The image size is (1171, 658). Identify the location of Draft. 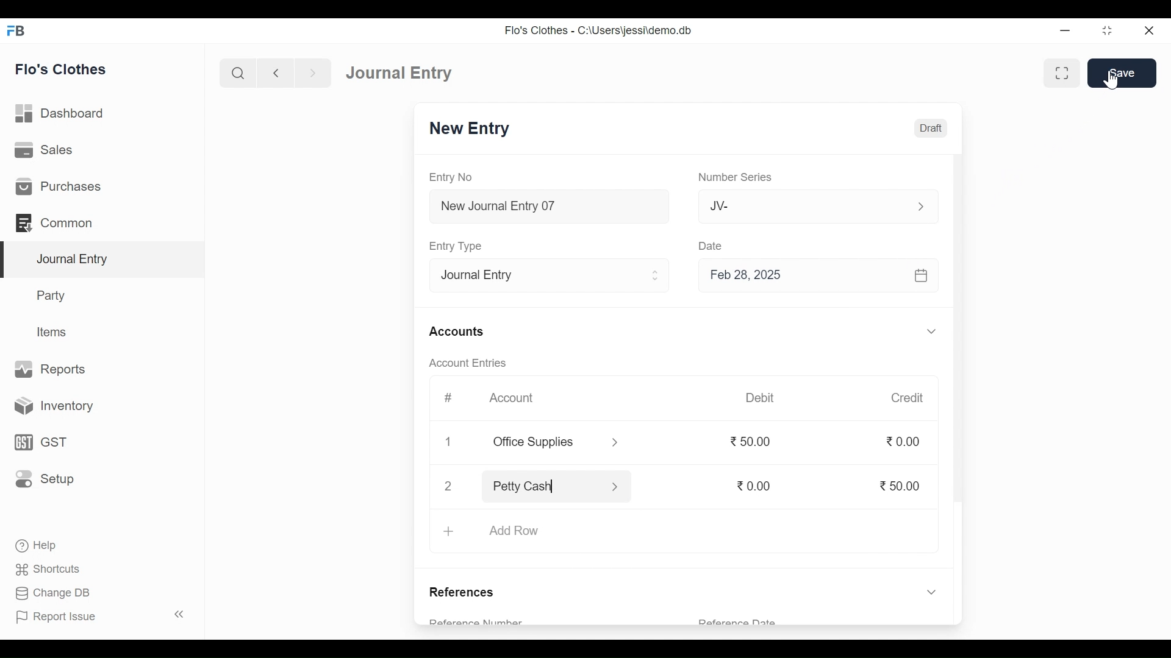
(928, 129).